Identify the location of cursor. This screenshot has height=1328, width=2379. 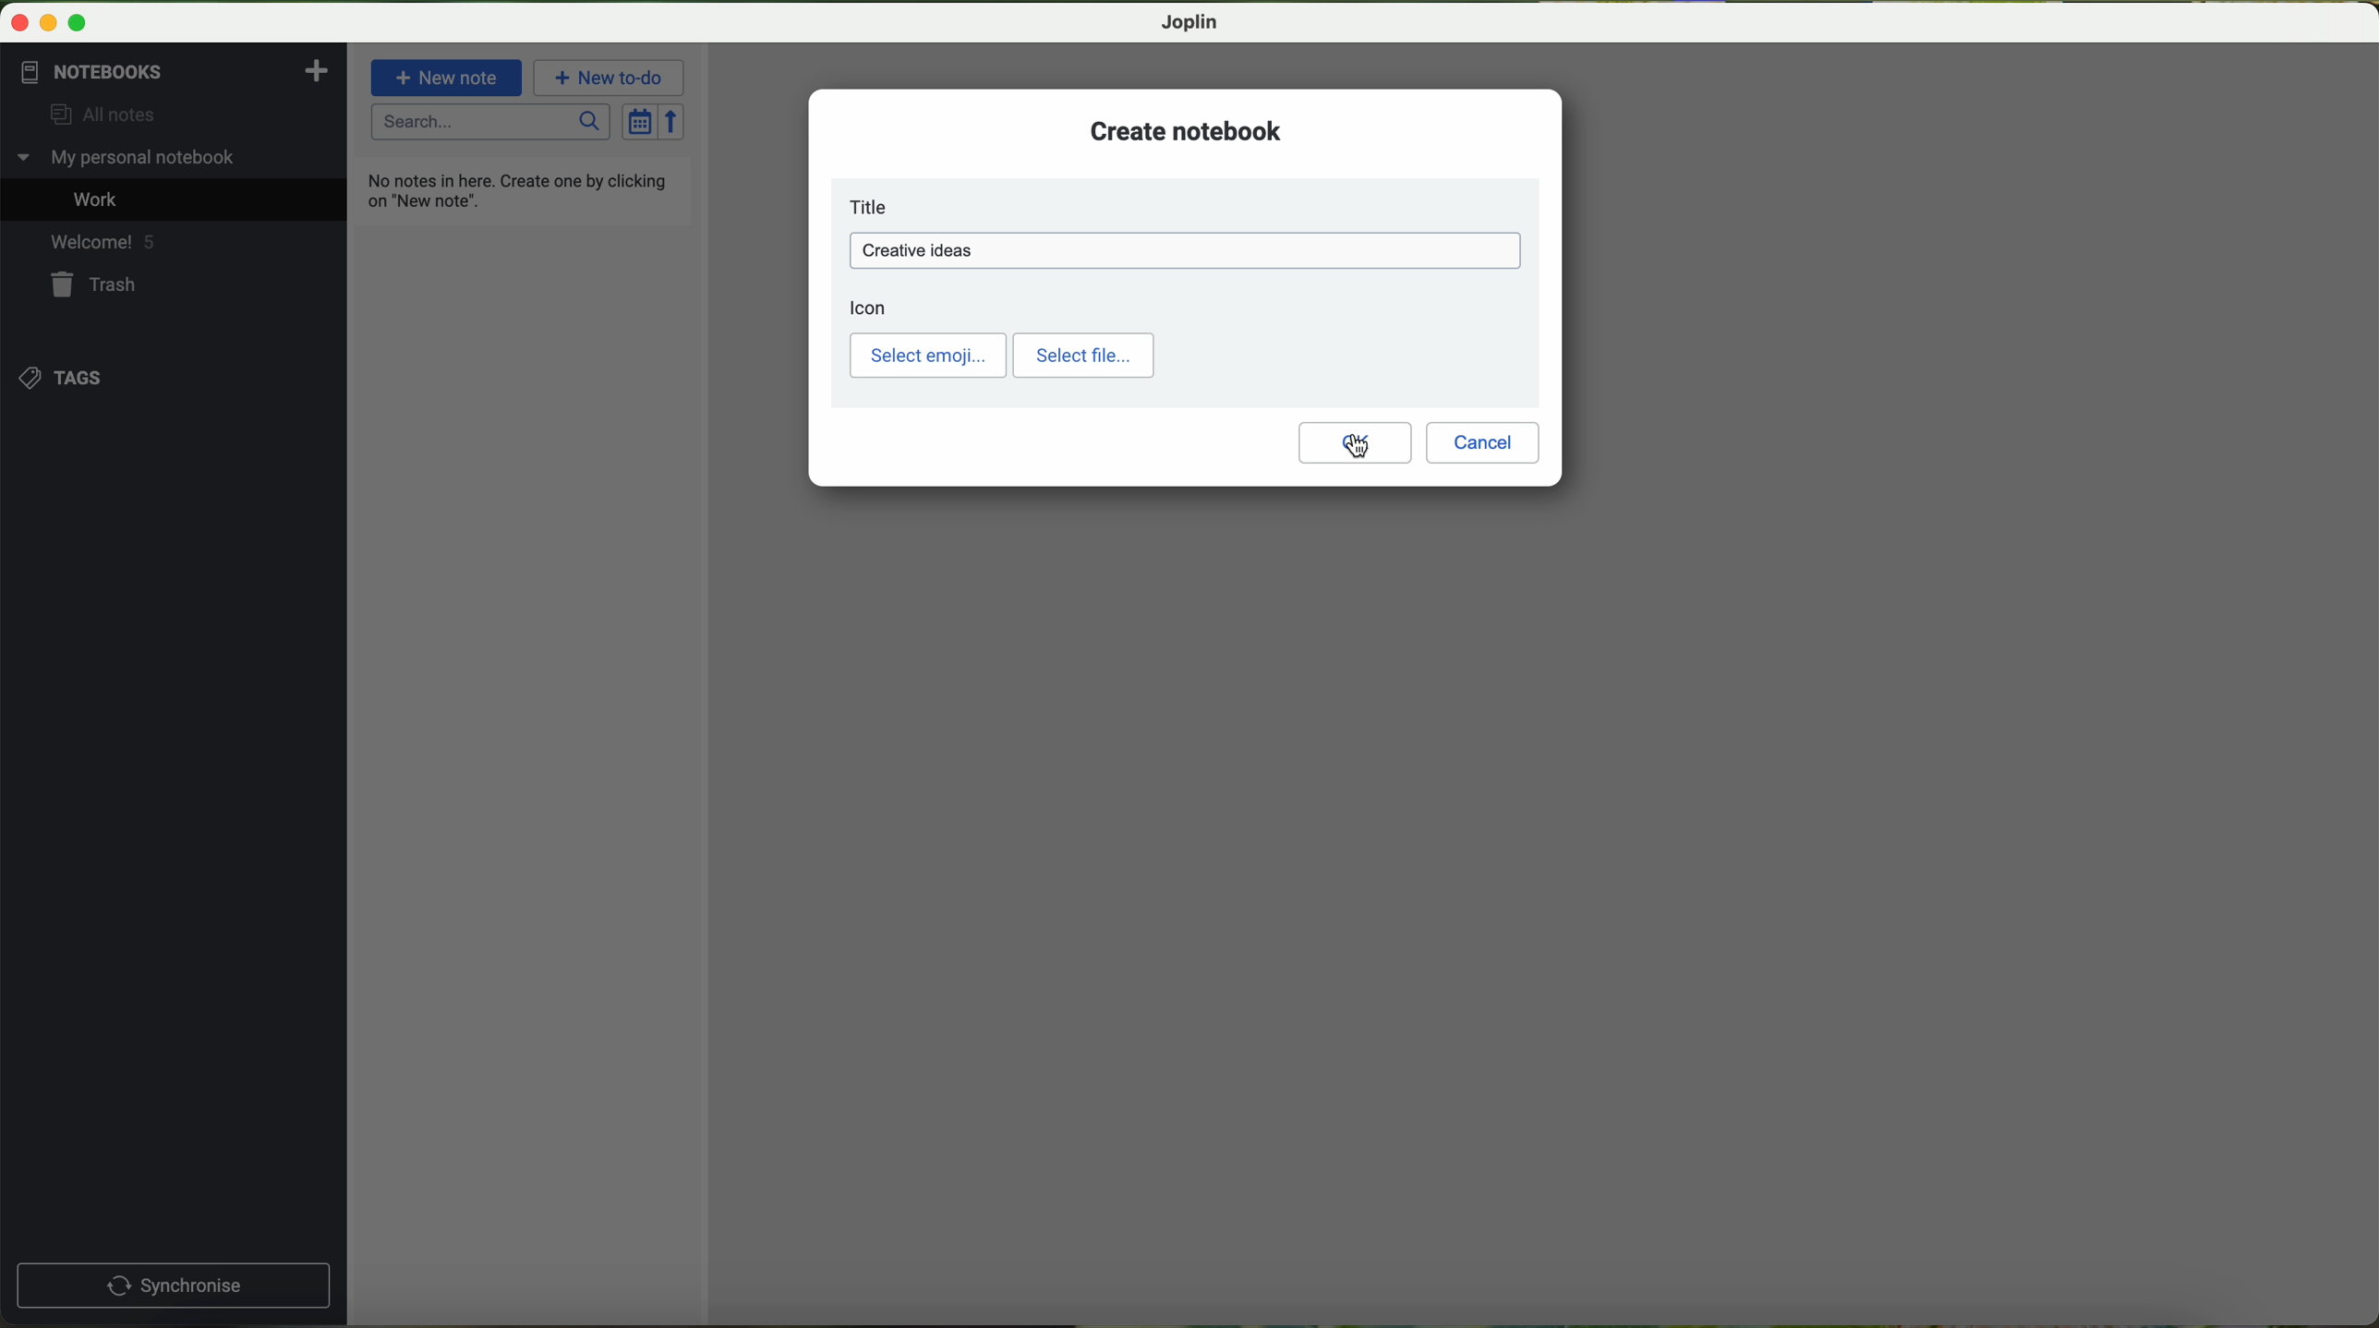
(1357, 447).